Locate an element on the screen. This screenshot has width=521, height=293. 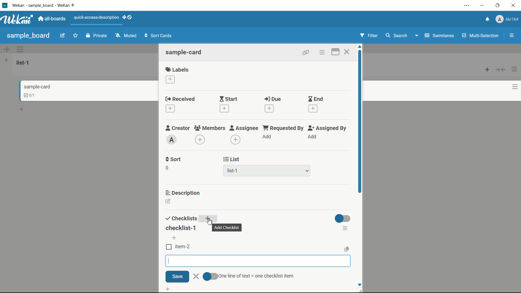
card name is located at coordinates (184, 52).